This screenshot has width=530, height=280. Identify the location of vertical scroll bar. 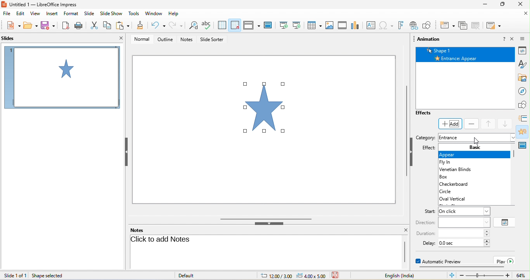
(515, 156).